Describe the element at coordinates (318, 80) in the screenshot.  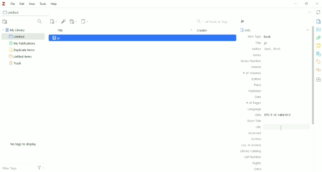
I see `Locate` at that location.